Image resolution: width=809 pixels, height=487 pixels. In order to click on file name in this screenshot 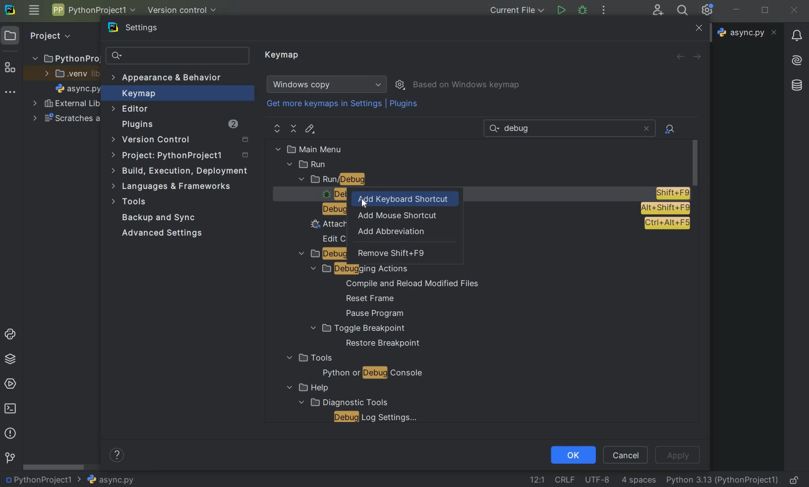, I will do `click(106, 480)`.